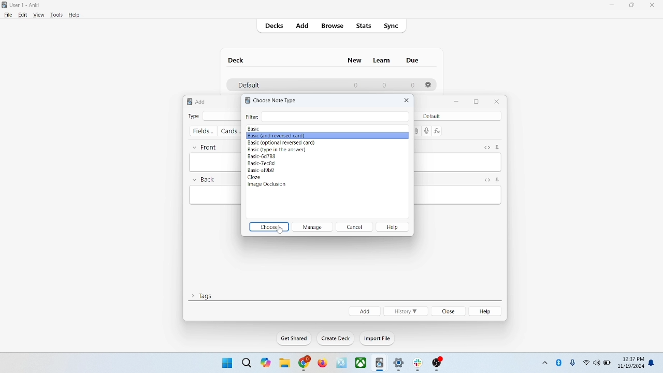 The height and width of the screenshot is (373, 663). I want to click on maximize, so click(477, 102).